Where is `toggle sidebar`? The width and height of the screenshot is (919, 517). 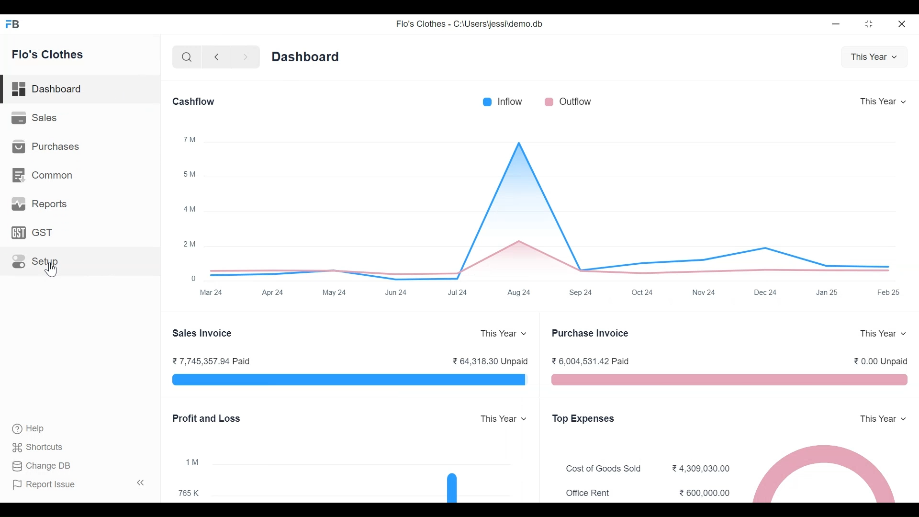
toggle sidebar is located at coordinates (142, 483).